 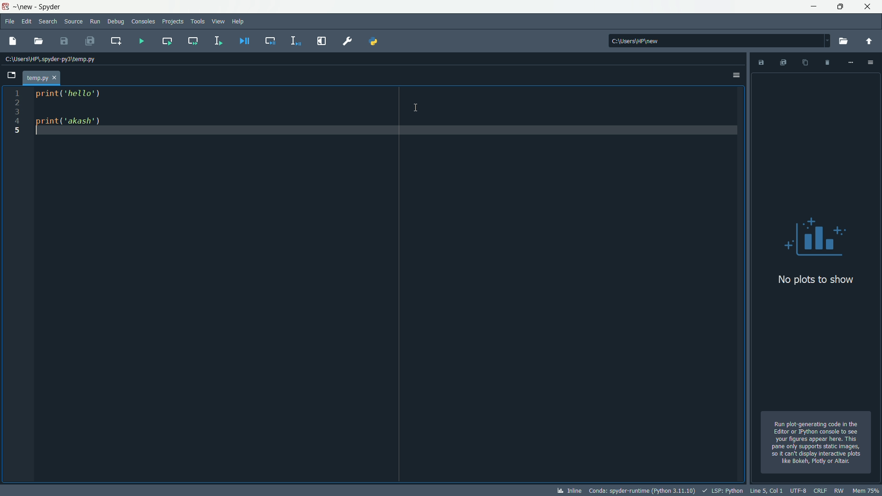 What do you see at coordinates (762, 62) in the screenshot?
I see `save plot as` at bounding box center [762, 62].